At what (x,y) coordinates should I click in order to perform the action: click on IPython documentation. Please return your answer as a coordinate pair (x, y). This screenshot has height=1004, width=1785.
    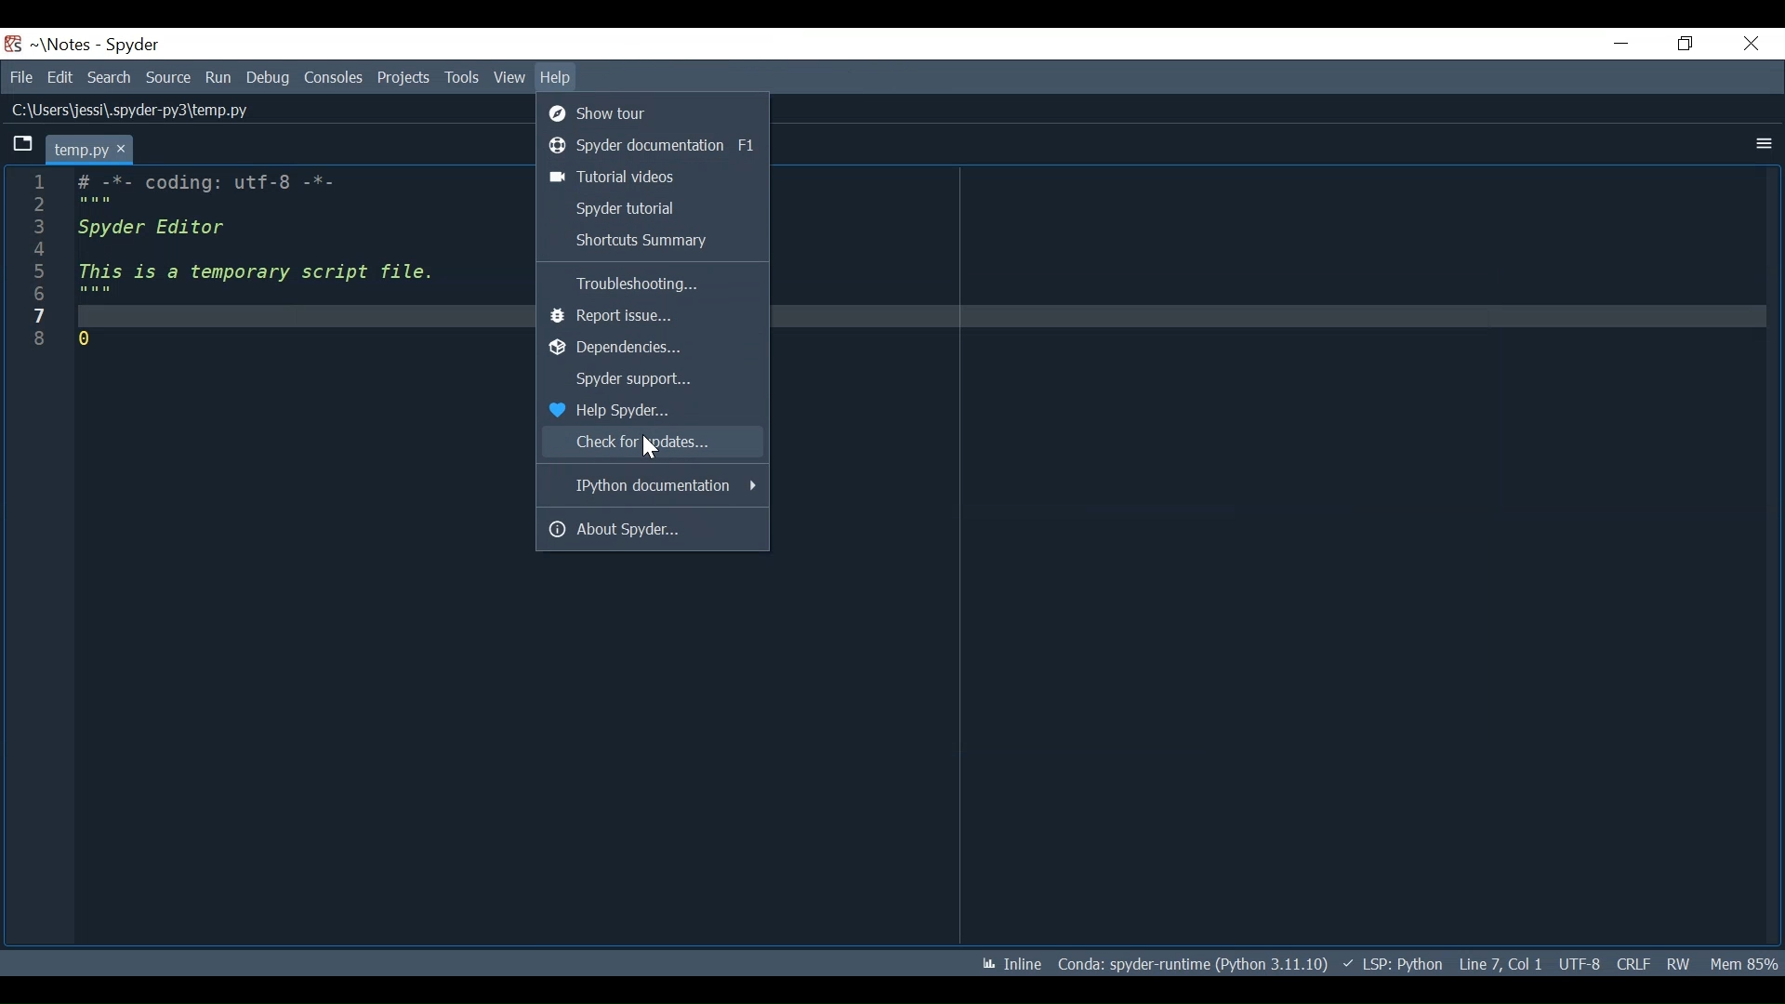
    Looking at the image, I should click on (654, 483).